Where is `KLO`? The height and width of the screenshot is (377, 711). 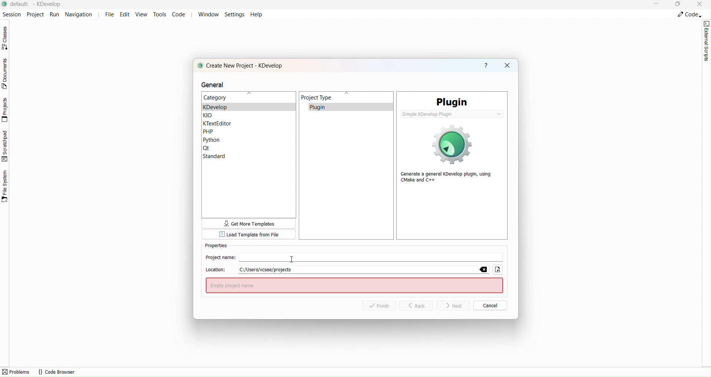 KLO is located at coordinates (216, 115).